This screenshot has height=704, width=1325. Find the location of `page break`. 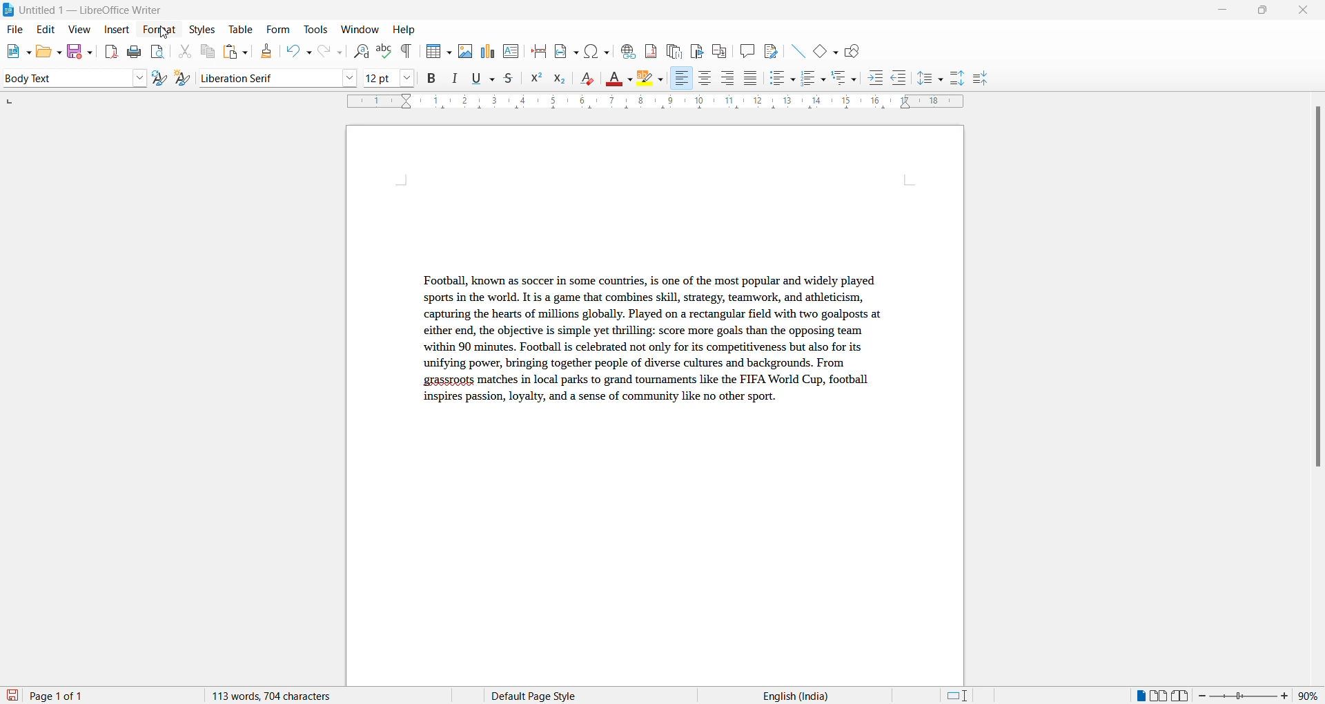

page break is located at coordinates (539, 50).